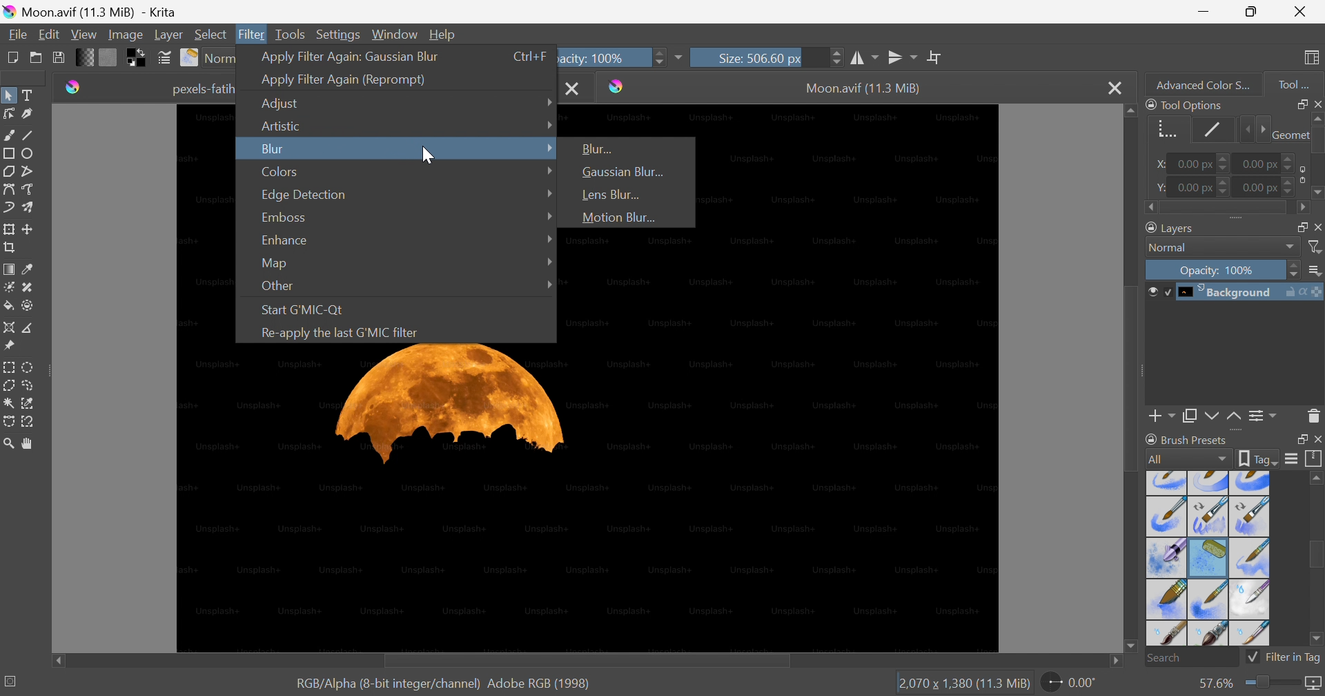 The width and height of the screenshot is (1325, 696). What do you see at coordinates (27, 288) in the screenshot?
I see `Patch tool` at bounding box center [27, 288].